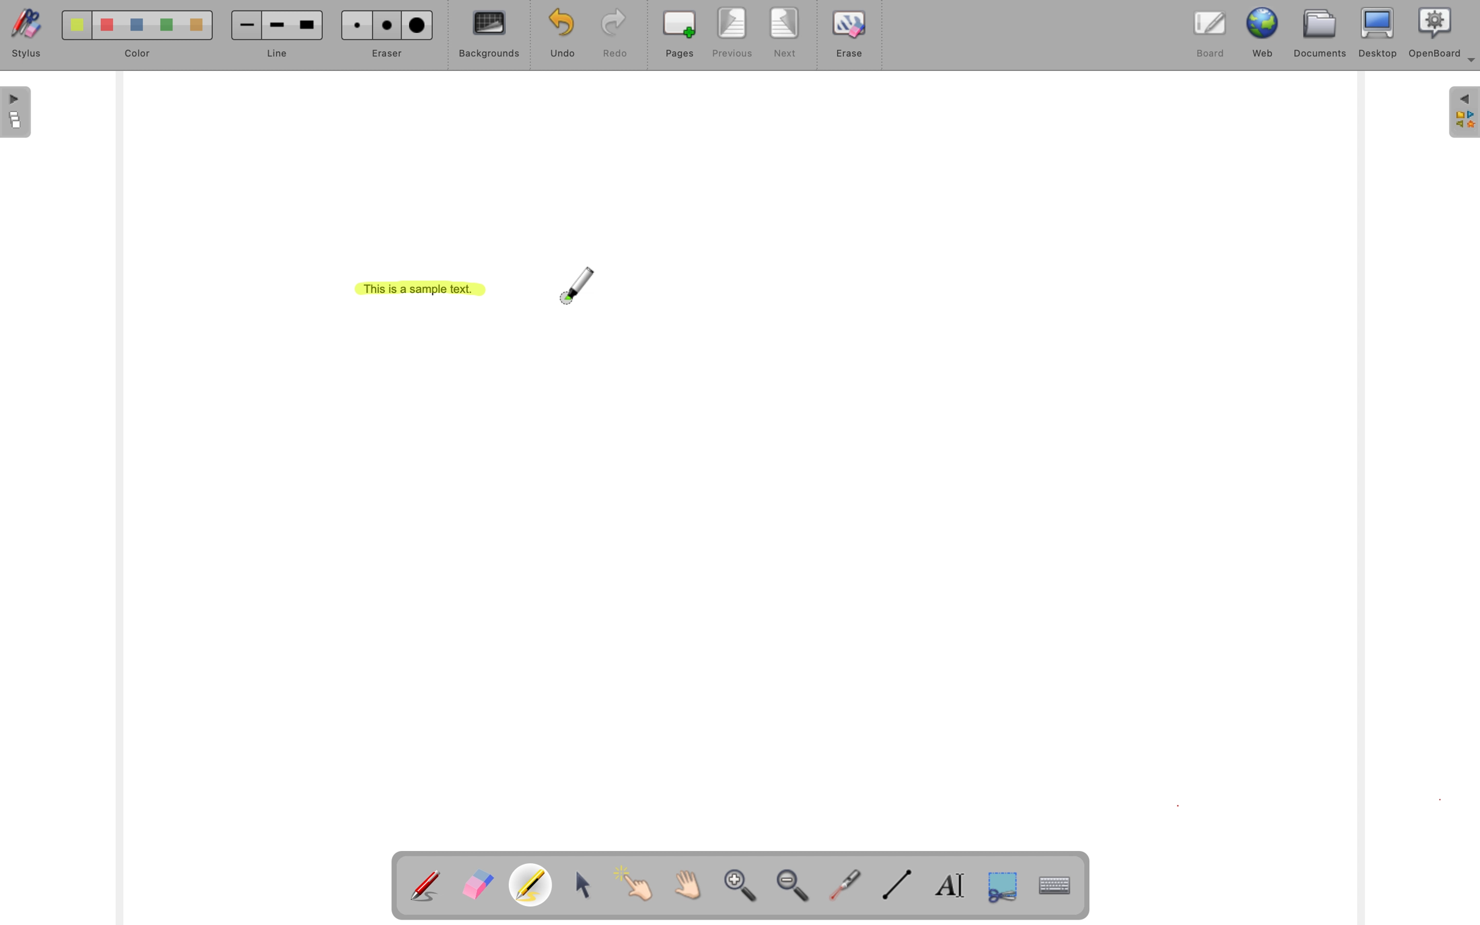  What do you see at coordinates (107, 26) in the screenshot?
I see `Color 2` at bounding box center [107, 26].